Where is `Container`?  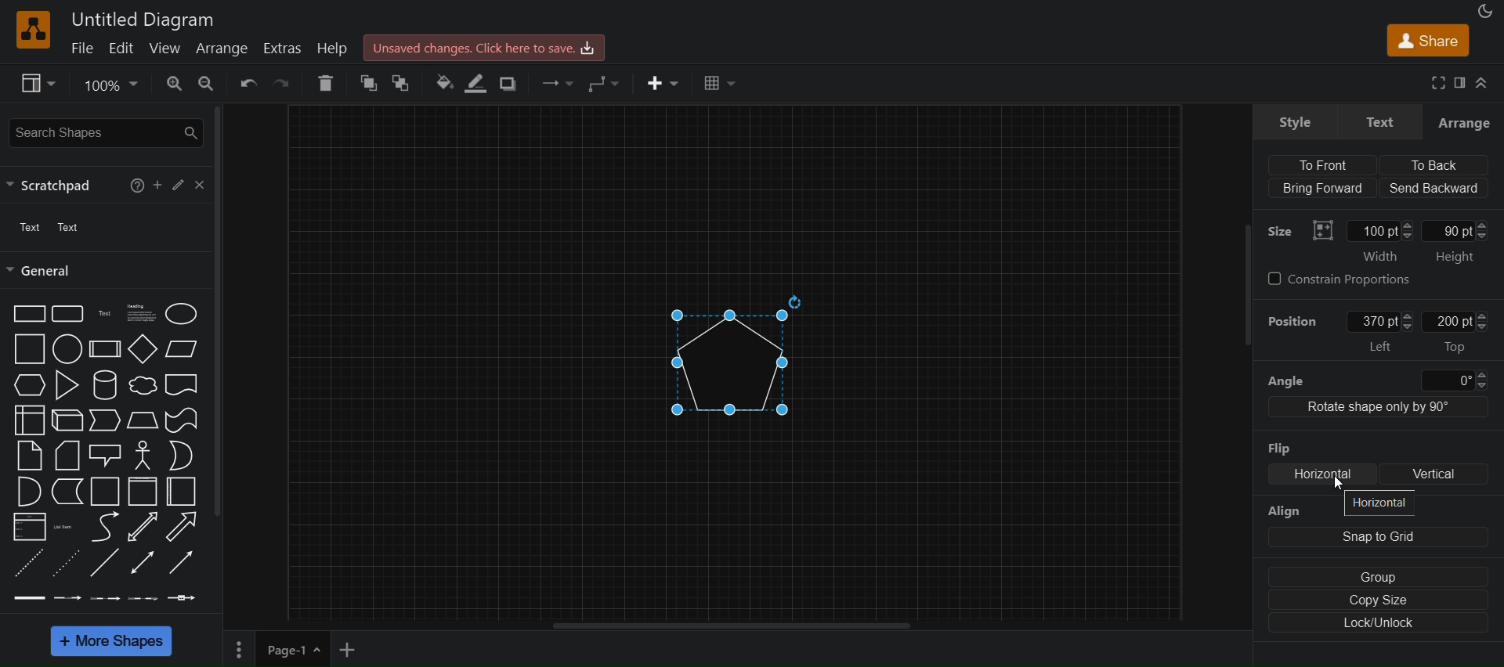 Container is located at coordinates (105, 492).